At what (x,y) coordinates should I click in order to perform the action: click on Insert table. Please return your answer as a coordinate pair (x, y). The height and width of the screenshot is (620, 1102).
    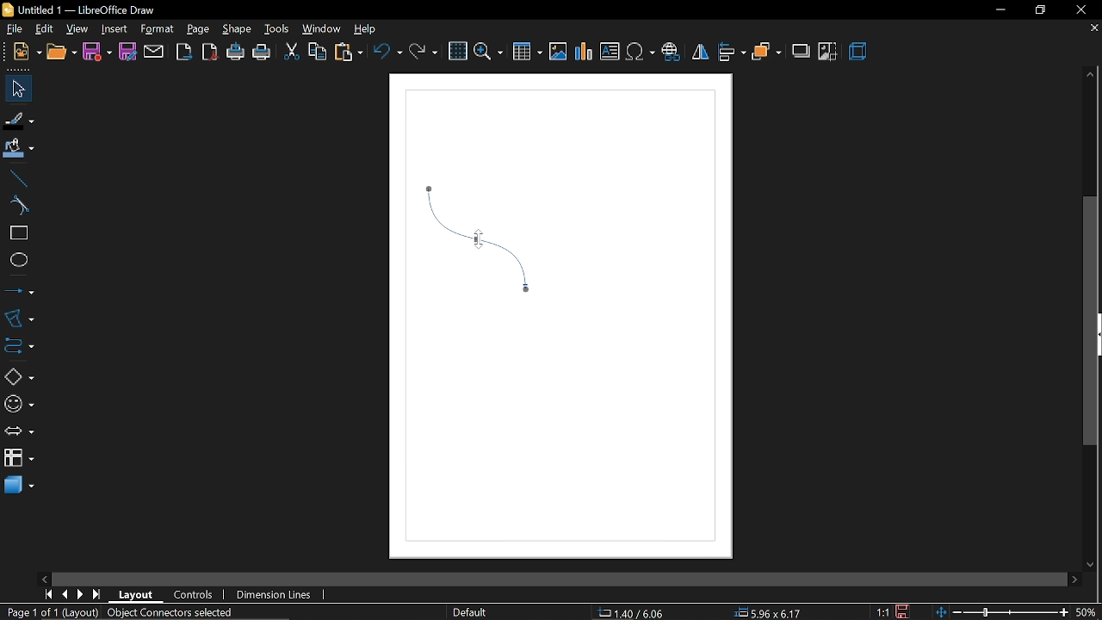
    Looking at the image, I should click on (529, 51).